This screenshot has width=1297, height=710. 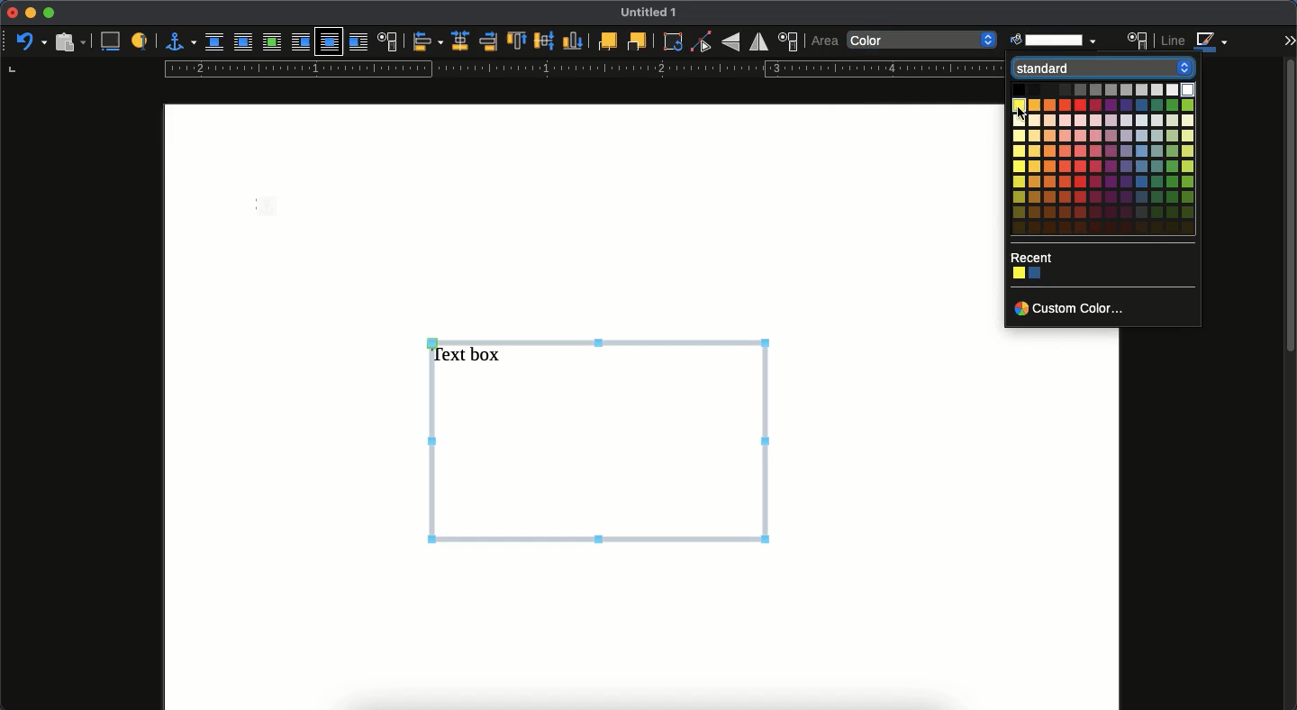 What do you see at coordinates (730, 43) in the screenshot?
I see `rotate vertically` at bounding box center [730, 43].